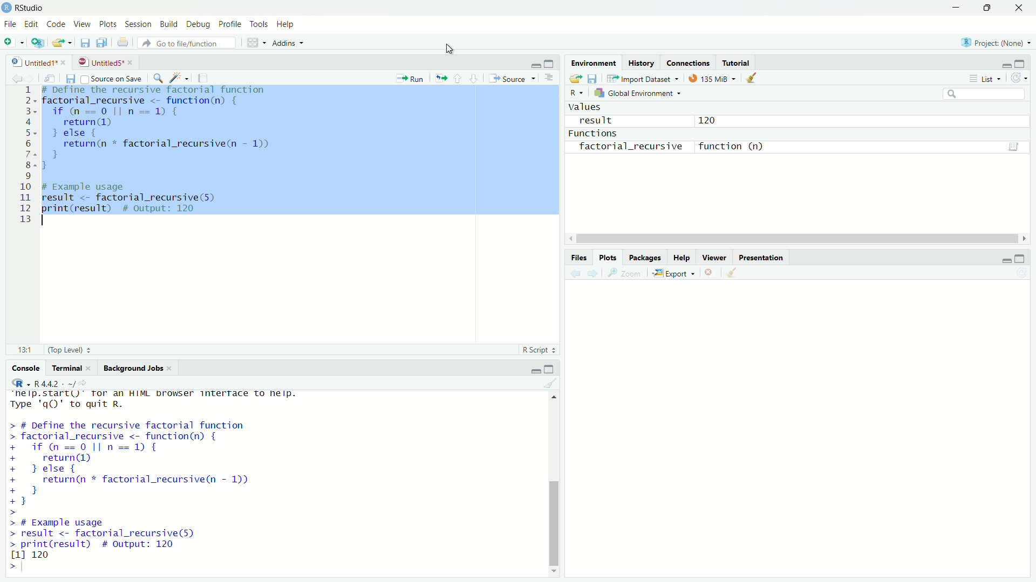  Describe the element at coordinates (1019, 79) in the screenshot. I see `Refresh the list of objects in the environment` at that location.